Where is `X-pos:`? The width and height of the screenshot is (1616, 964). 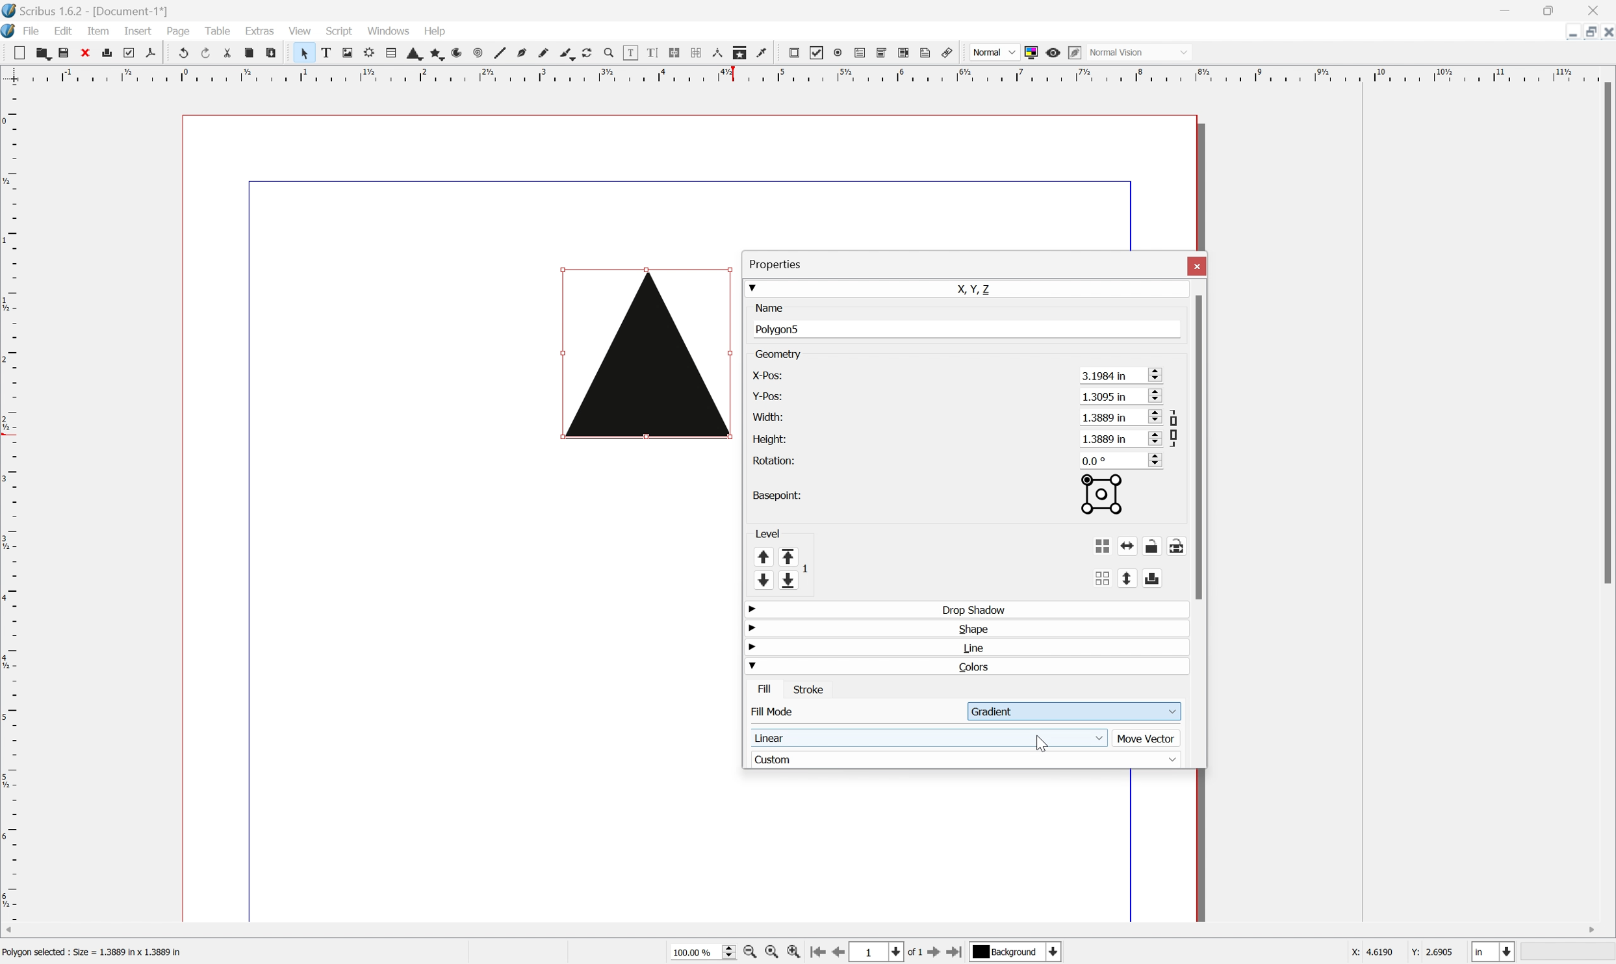 X-pos: is located at coordinates (767, 375).